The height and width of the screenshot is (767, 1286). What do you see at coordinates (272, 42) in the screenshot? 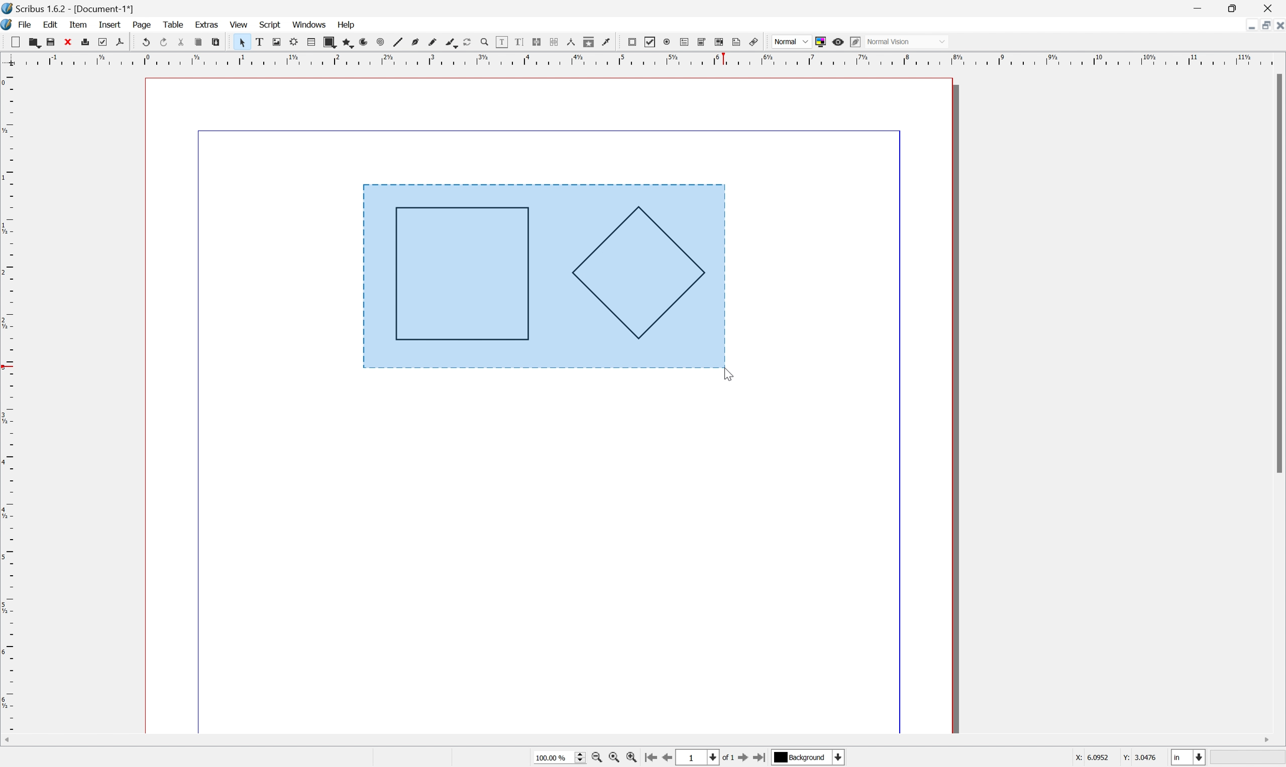
I see `image frame` at bounding box center [272, 42].